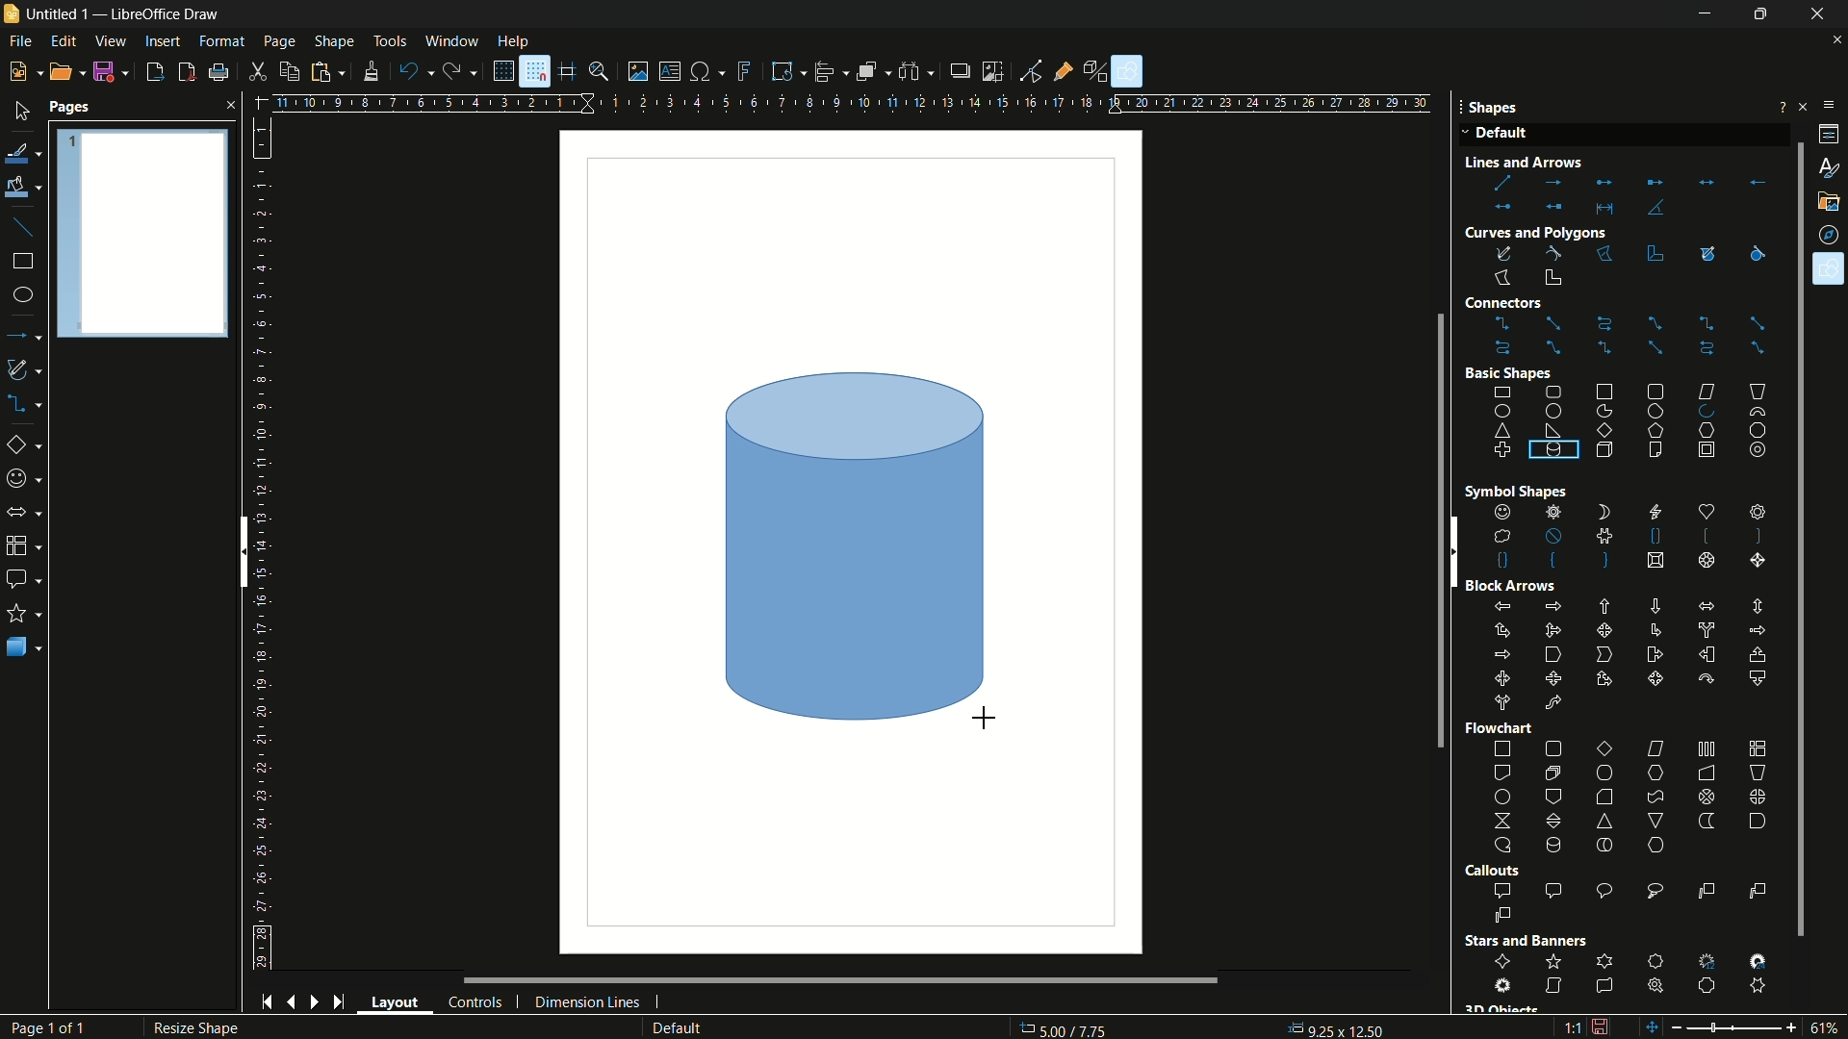 The image size is (1848, 1039). What do you see at coordinates (24, 646) in the screenshot?
I see `3D objects` at bounding box center [24, 646].